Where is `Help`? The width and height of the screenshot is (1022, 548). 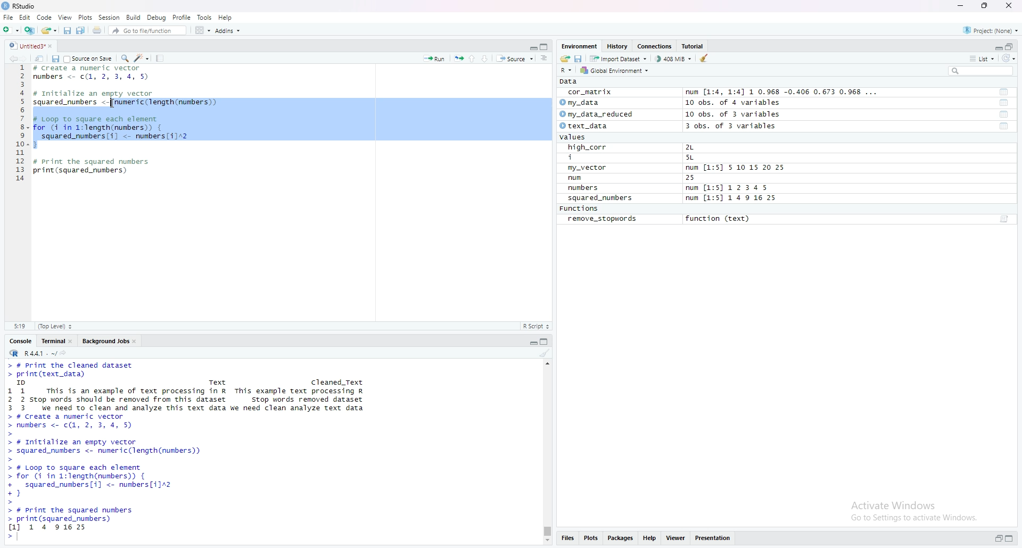
Help is located at coordinates (226, 17).